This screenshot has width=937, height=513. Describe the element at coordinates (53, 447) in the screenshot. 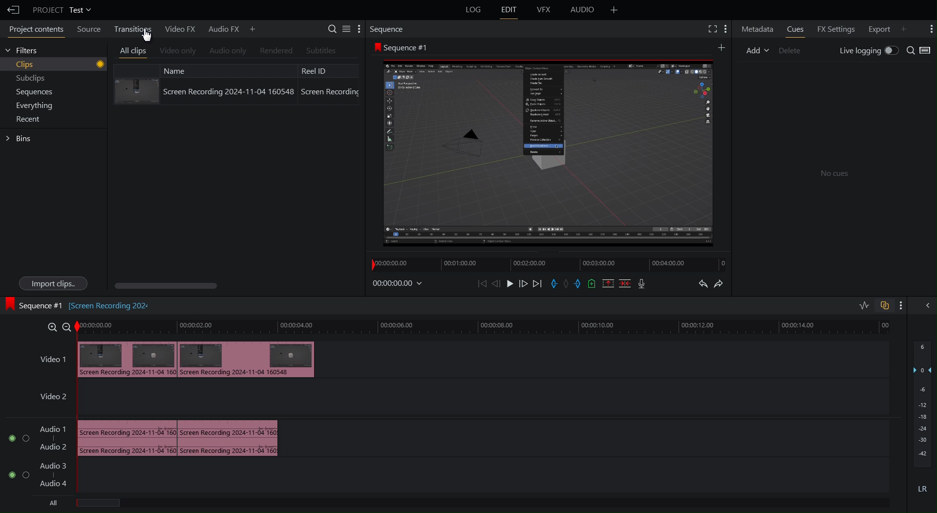

I see `Audio track 2` at that location.